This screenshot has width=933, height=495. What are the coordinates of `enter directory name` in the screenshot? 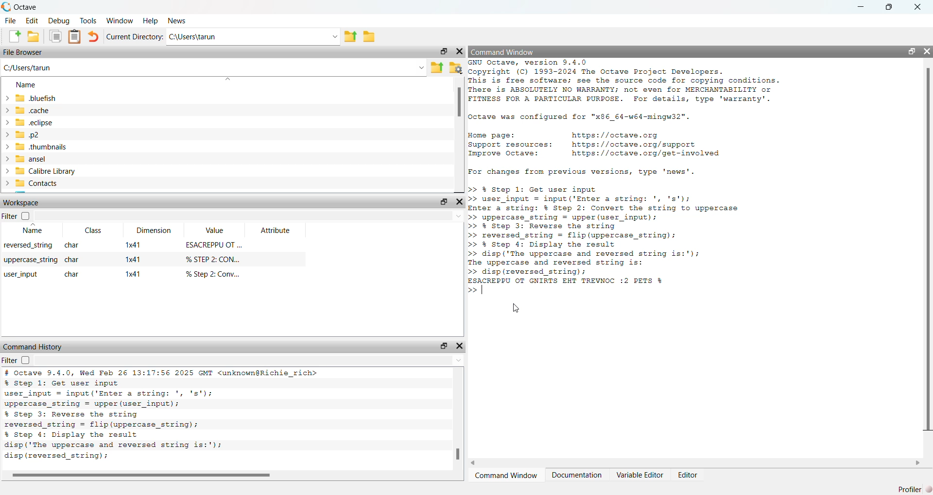 It's located at (255, 35).